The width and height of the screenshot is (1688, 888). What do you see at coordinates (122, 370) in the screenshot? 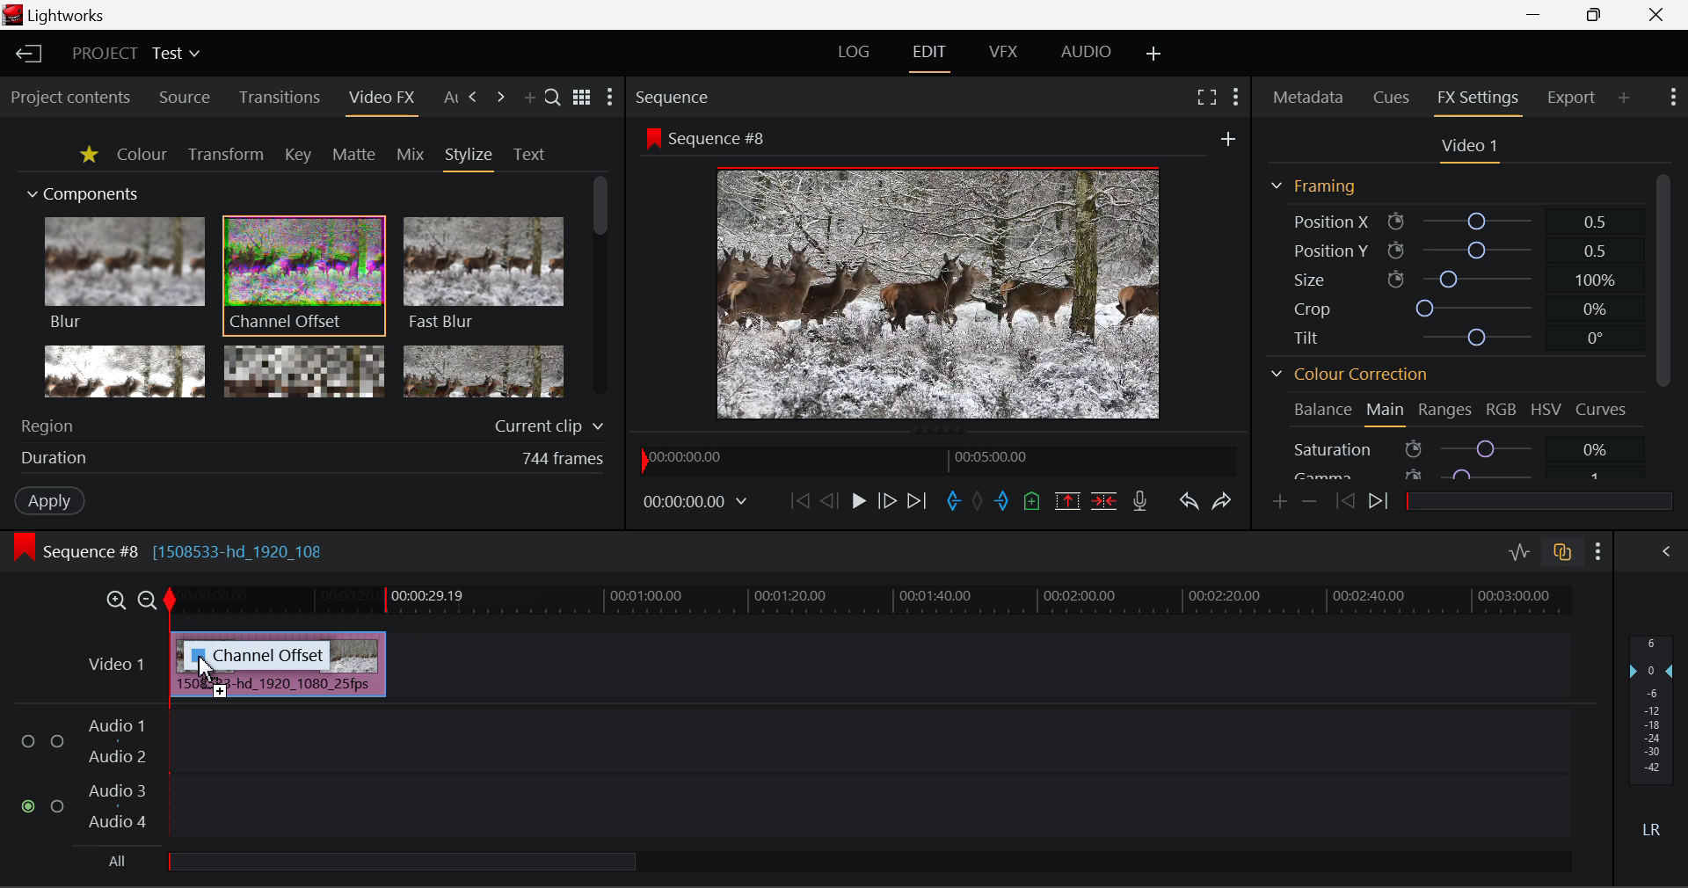
I see `Glow` at bounding box center [122, 370].